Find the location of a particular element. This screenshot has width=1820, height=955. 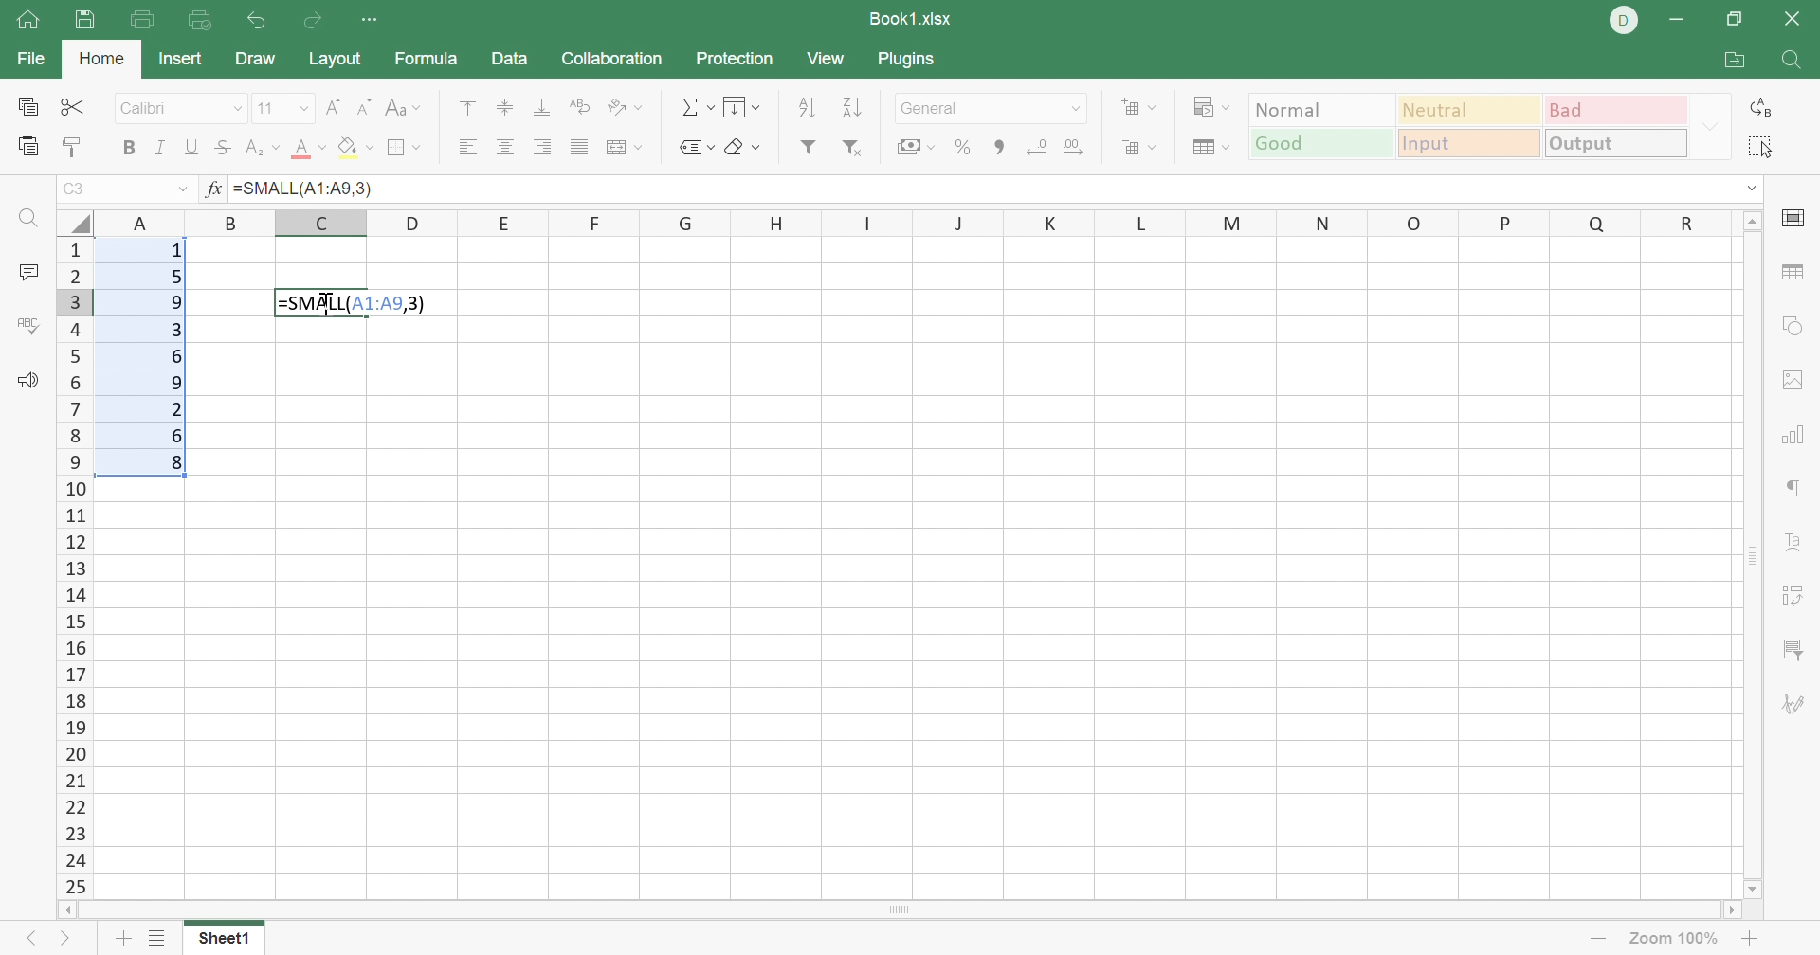

Plugins is located at coordinates (908, 60).